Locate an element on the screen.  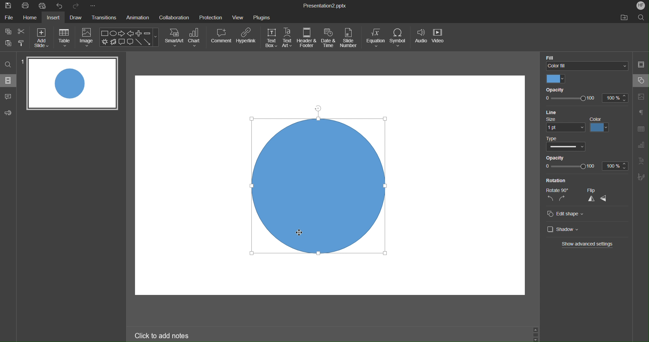
Image is located at coordinates (87, 38).